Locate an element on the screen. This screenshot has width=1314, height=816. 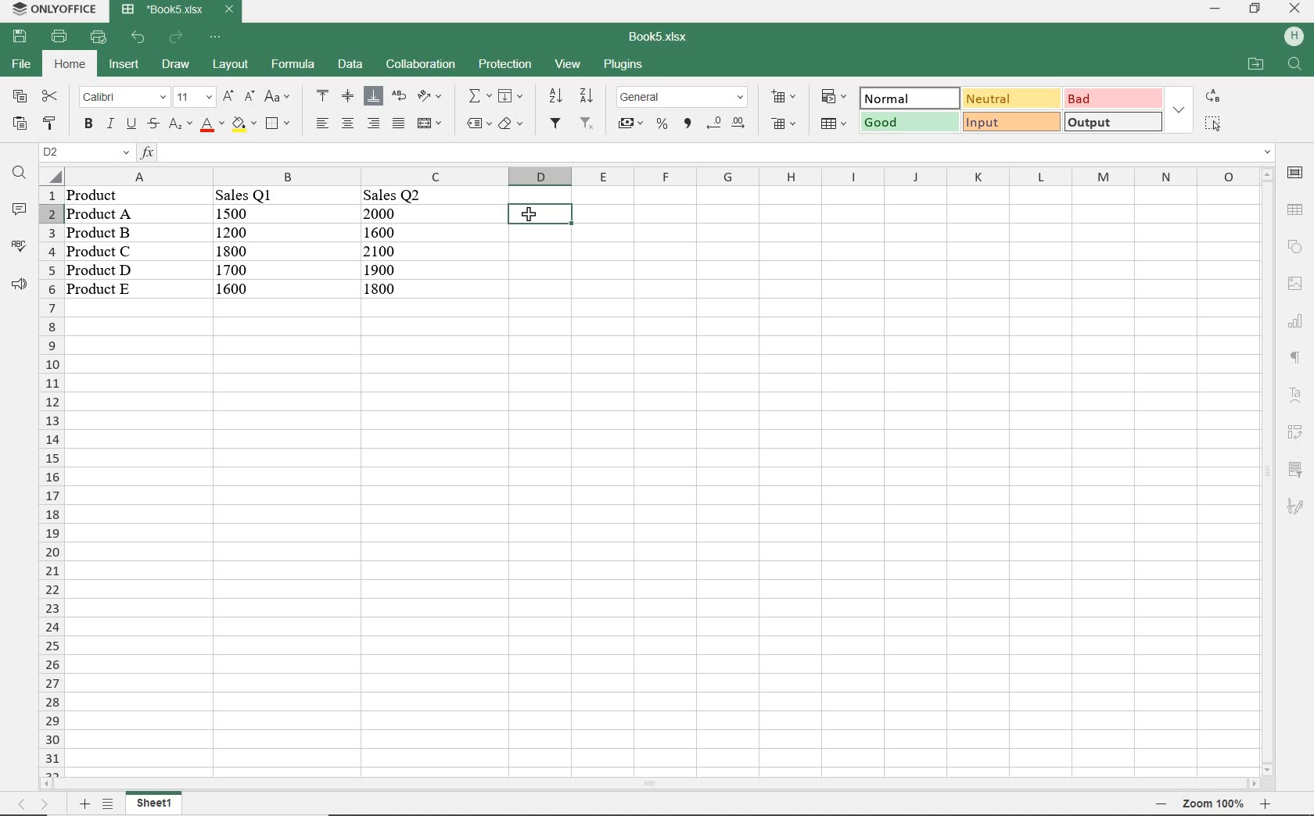
home is located at coordinates (71, 66).